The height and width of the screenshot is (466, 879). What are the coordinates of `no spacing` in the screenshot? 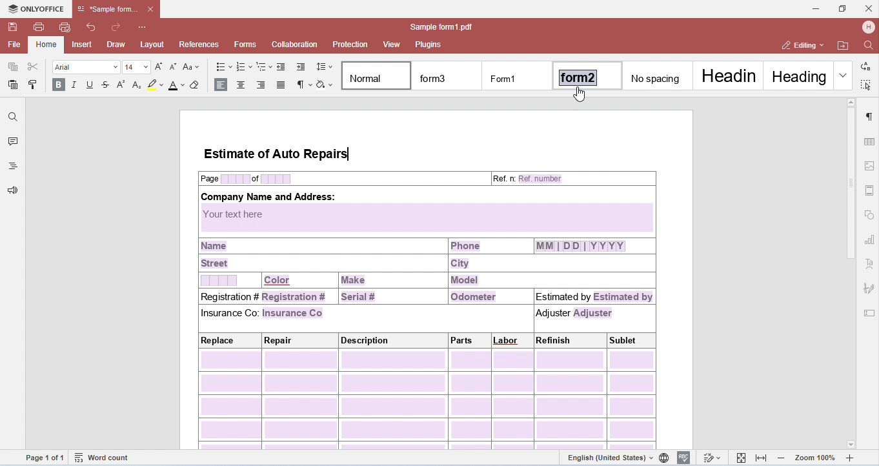 It's located at (660, 75).